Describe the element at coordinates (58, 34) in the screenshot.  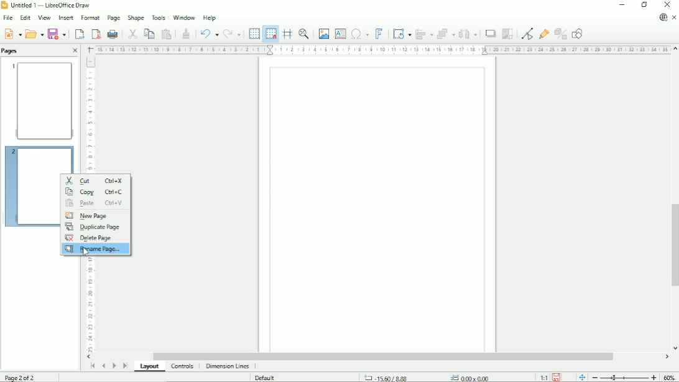
I see `Save` at that location.